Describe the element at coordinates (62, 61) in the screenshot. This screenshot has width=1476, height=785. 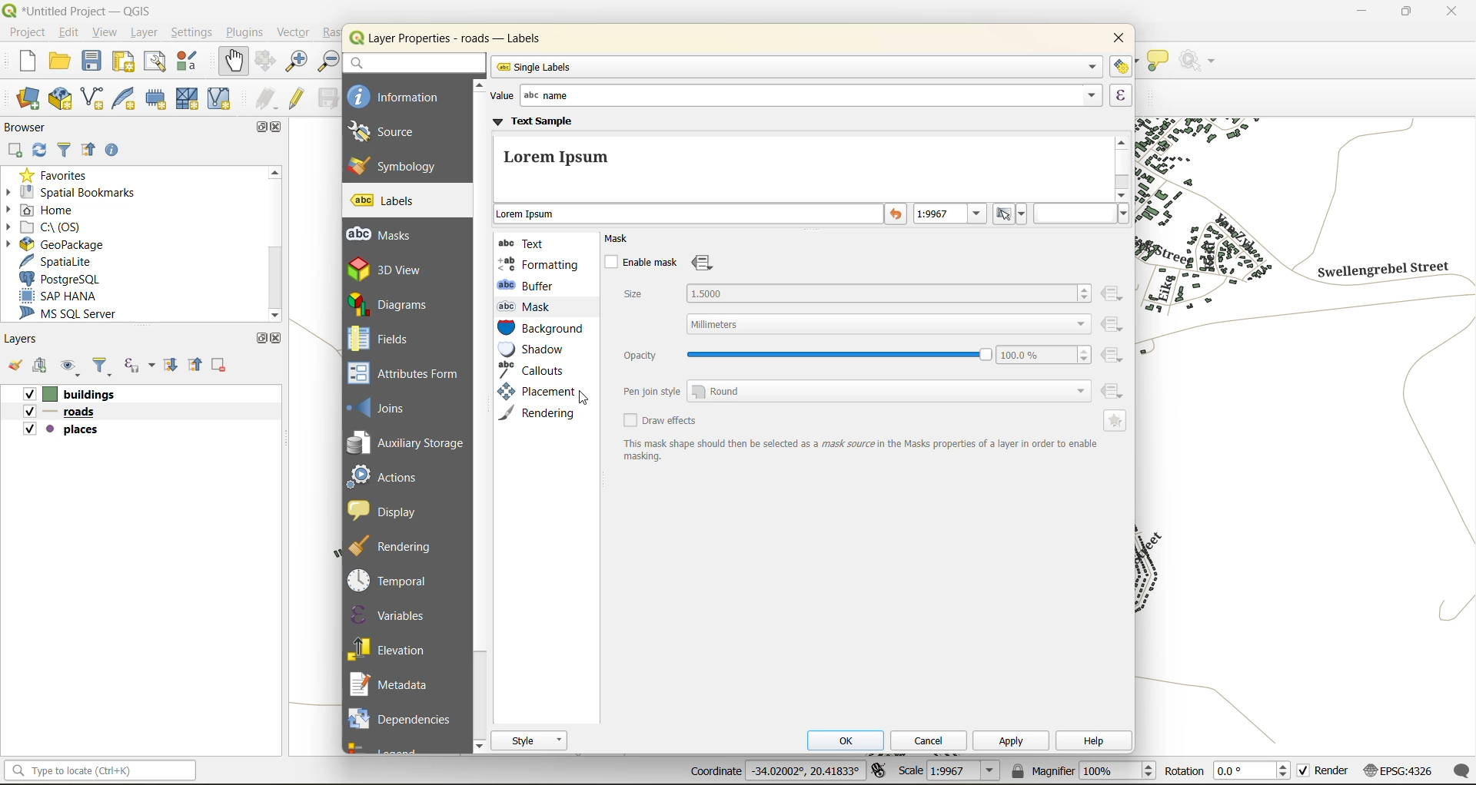
I see `open` at that location.